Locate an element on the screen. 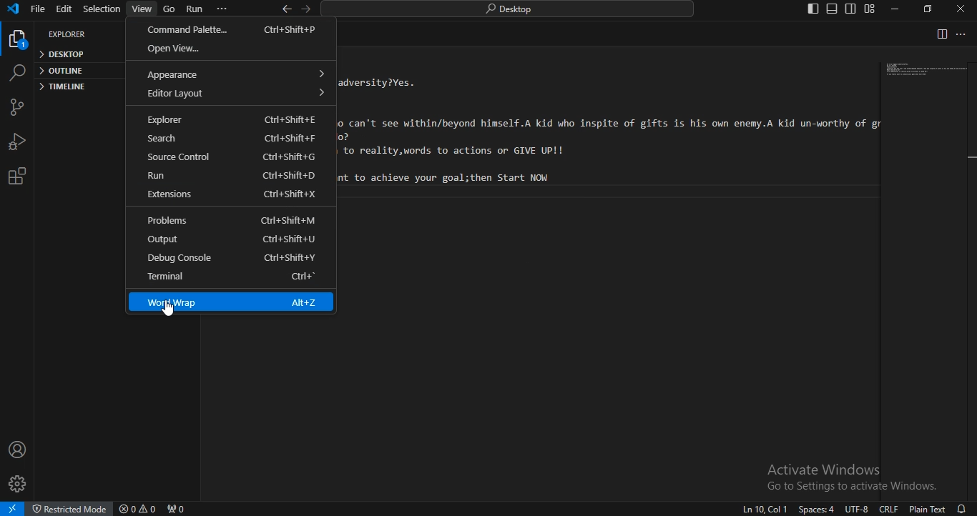 The width and height of the screenshot is (977, 516). restricted mode is located at coordinates (69, 508).